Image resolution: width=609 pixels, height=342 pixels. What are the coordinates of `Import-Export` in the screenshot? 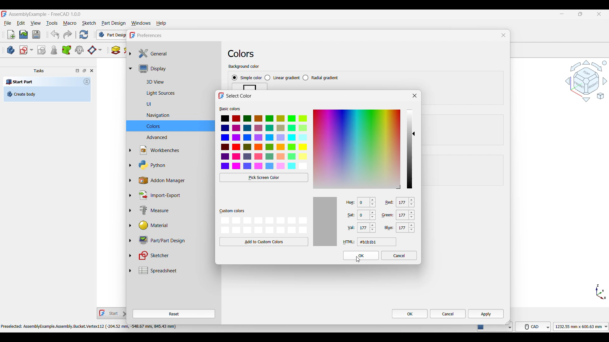 It's located at (174, 195).